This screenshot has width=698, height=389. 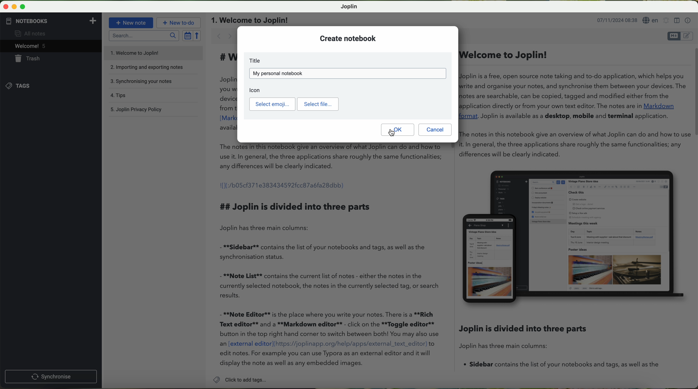 I want to click on close, so click(x=6, y=7).